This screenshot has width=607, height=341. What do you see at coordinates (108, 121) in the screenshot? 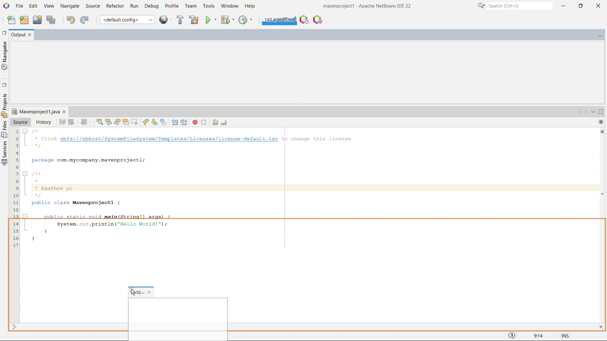
I see `find previous occurance` at bounding box center [108, 121].